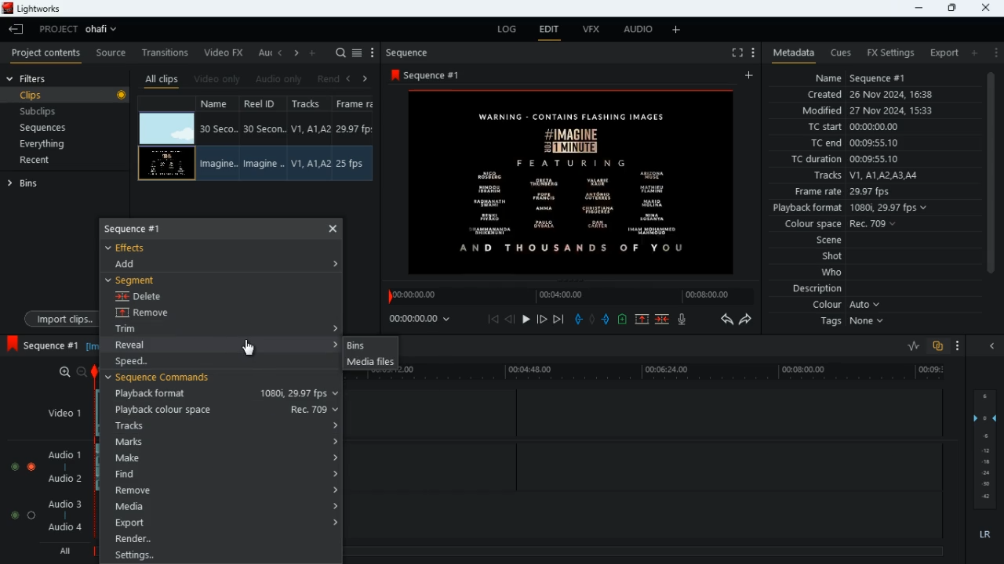  What do you see at coordinates (353, 78) in the screenshot?
I see `left` at bounding box center [353, 78].